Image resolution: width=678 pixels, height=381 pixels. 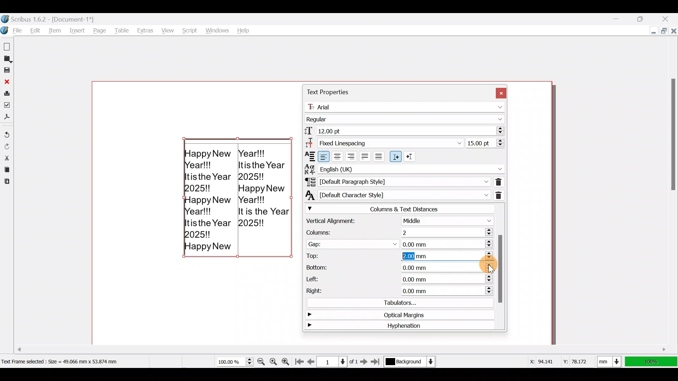 What do you see at coordinates (36, 30) in the screenshot?
I see `Edit` at bounding box center [36, 30].